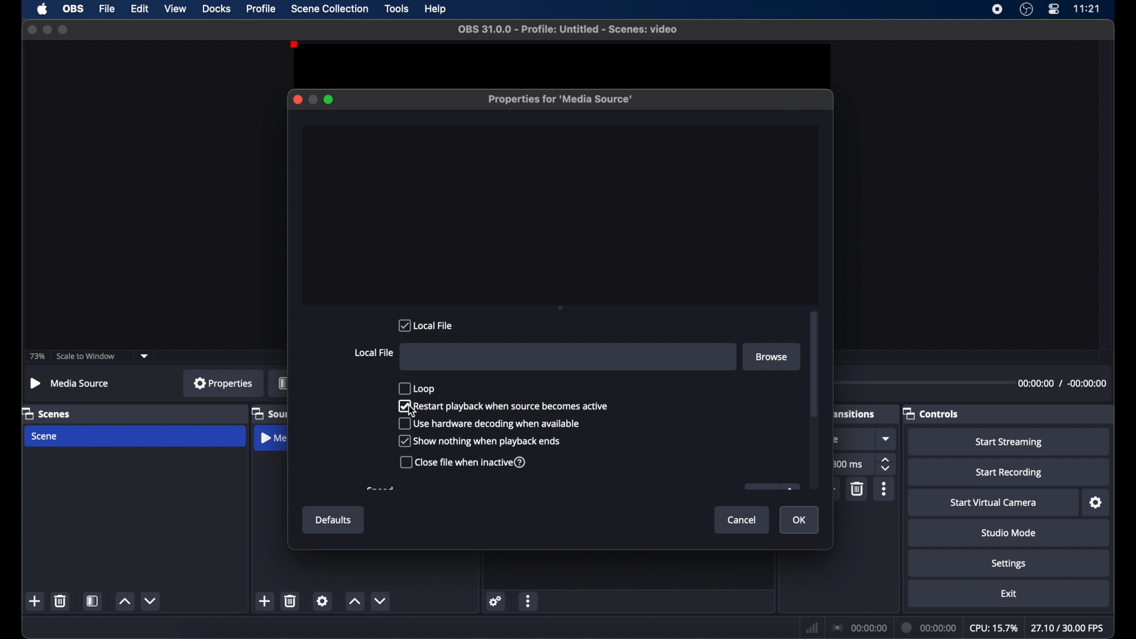 The image size is (1136, 639). What do you see at coordinates (1087, 8) in the screenshot?
I see `time` at bounding box center [1087, 8].